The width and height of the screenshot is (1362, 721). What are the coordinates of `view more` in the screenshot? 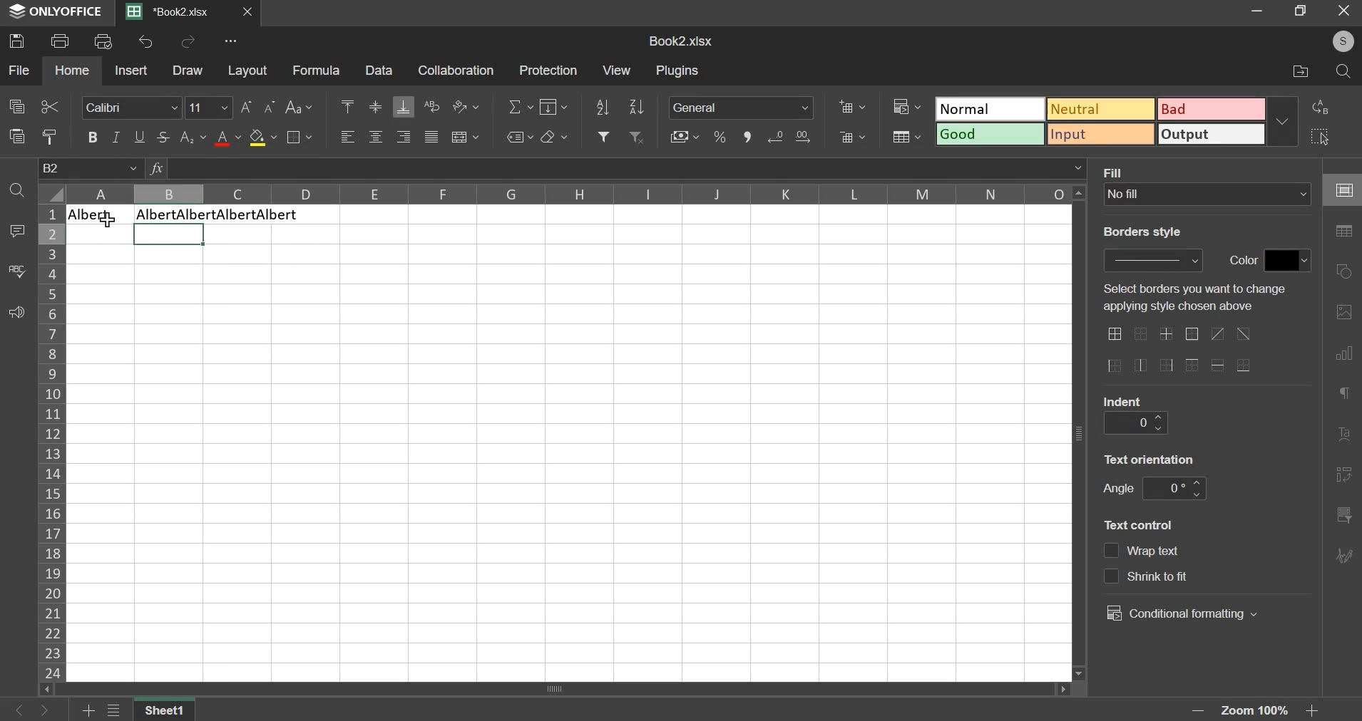 It's located at (232, 41).